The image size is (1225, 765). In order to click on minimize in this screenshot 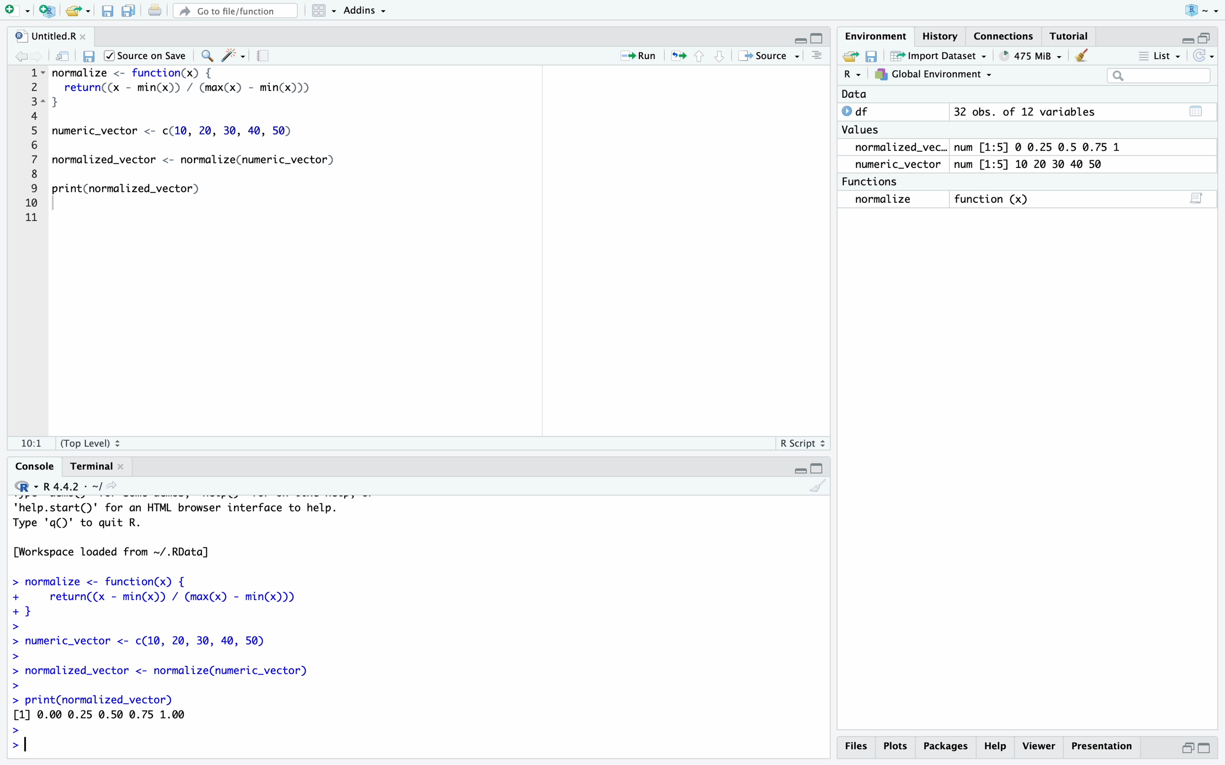, I will do `click(1185, 38)`.